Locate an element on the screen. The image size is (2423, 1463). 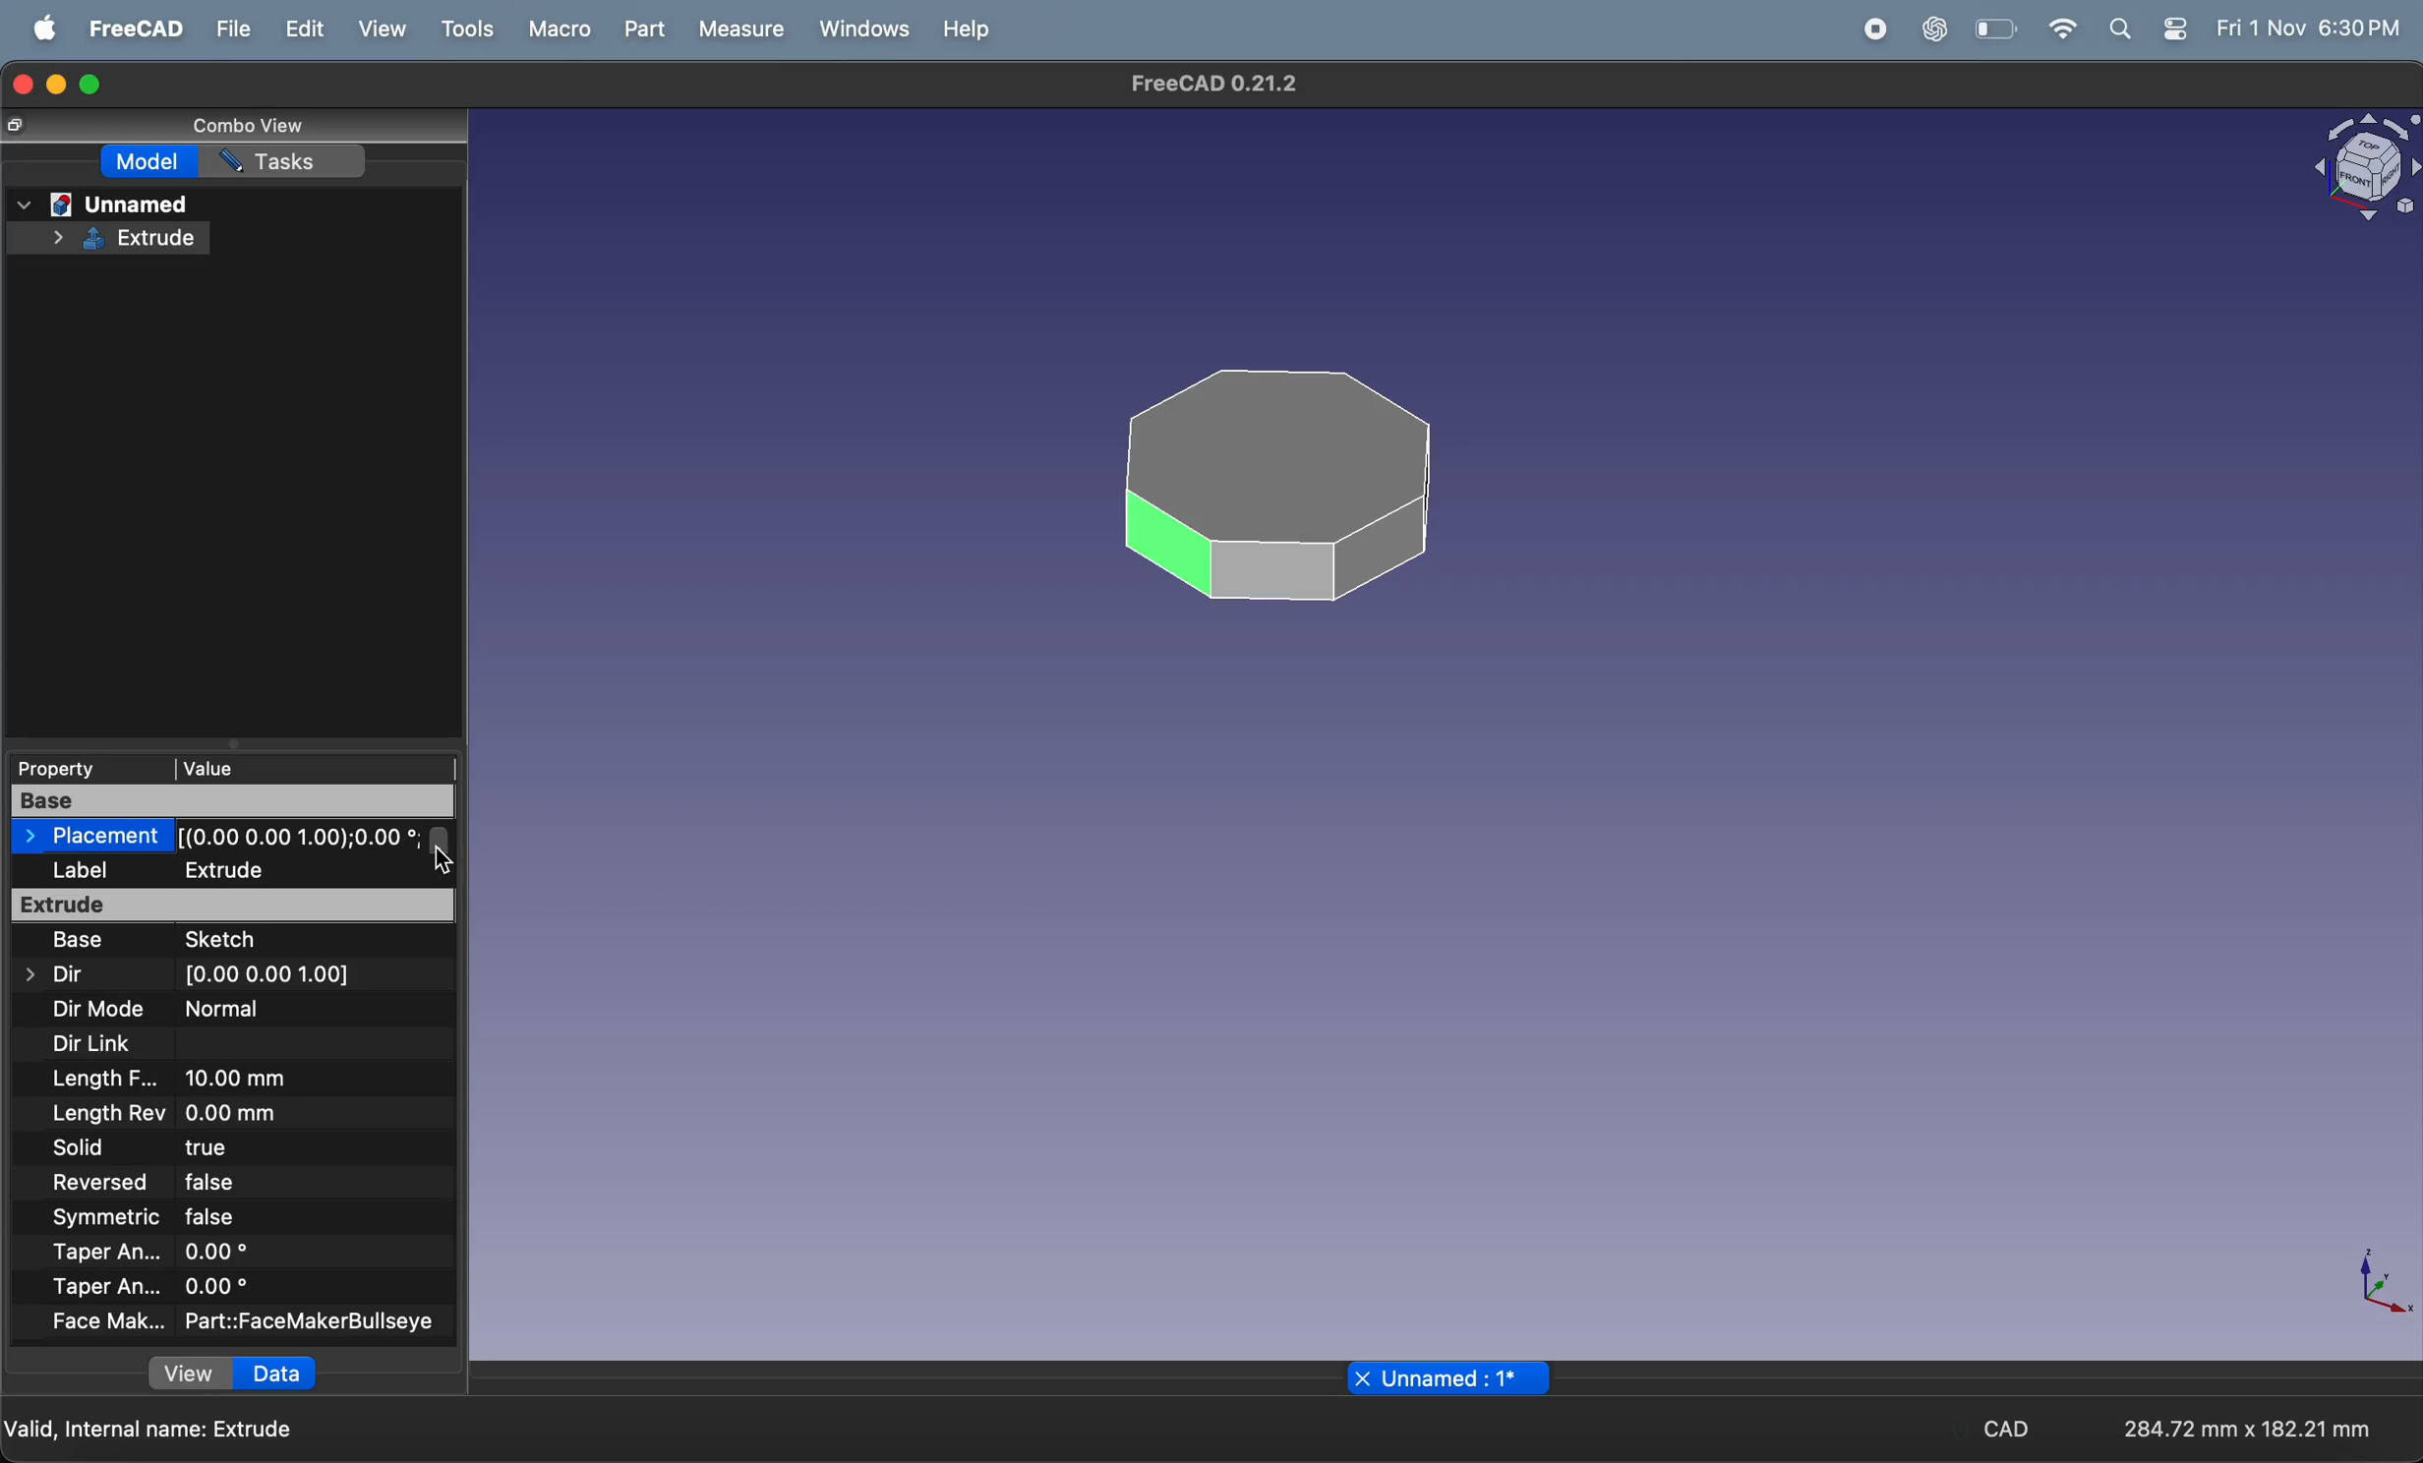
Solid   true is located at coordinates (202, 1148).